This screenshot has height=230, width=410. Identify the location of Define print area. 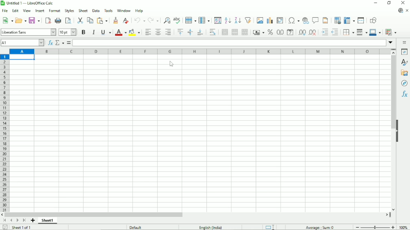
(337, 20).